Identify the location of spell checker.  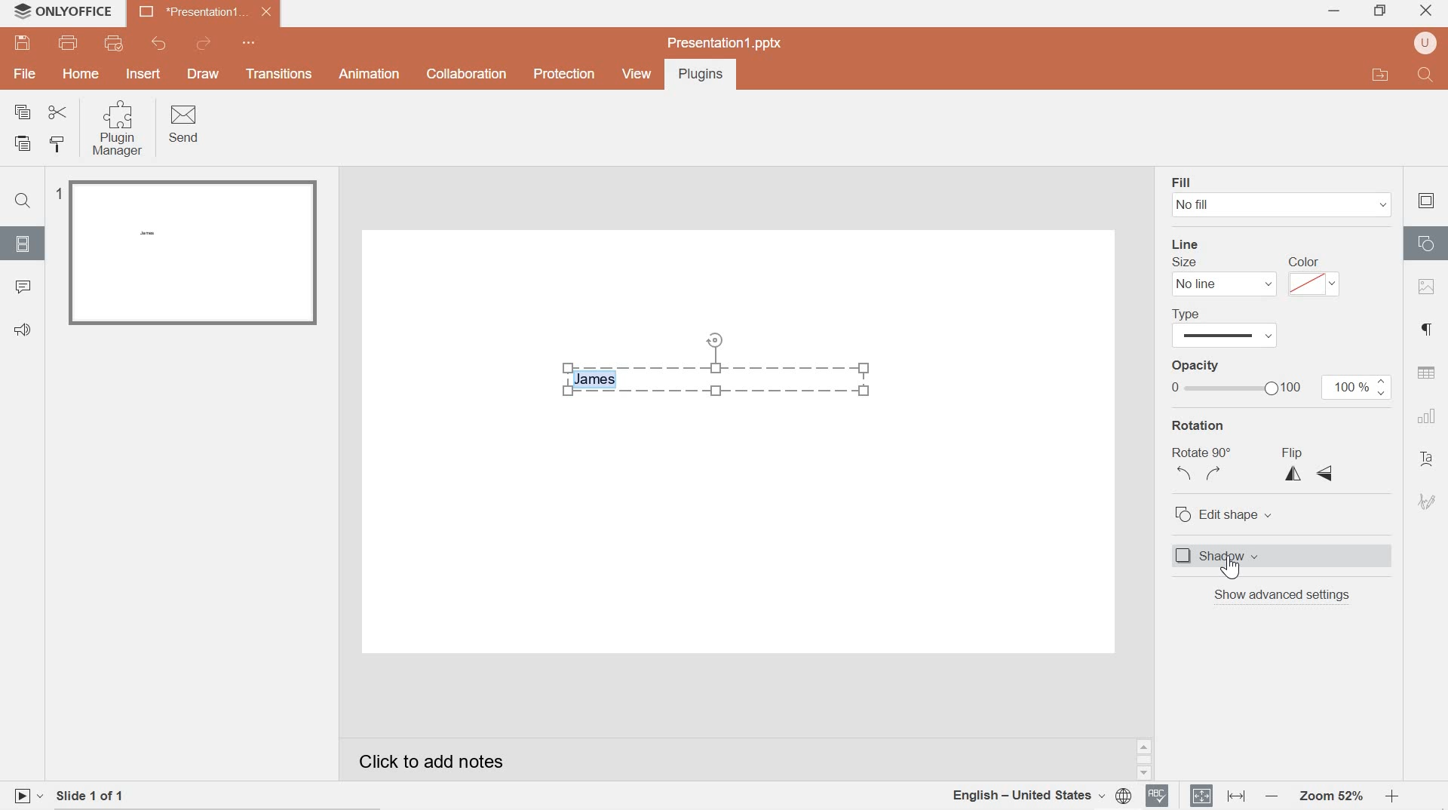
(1158, 796).